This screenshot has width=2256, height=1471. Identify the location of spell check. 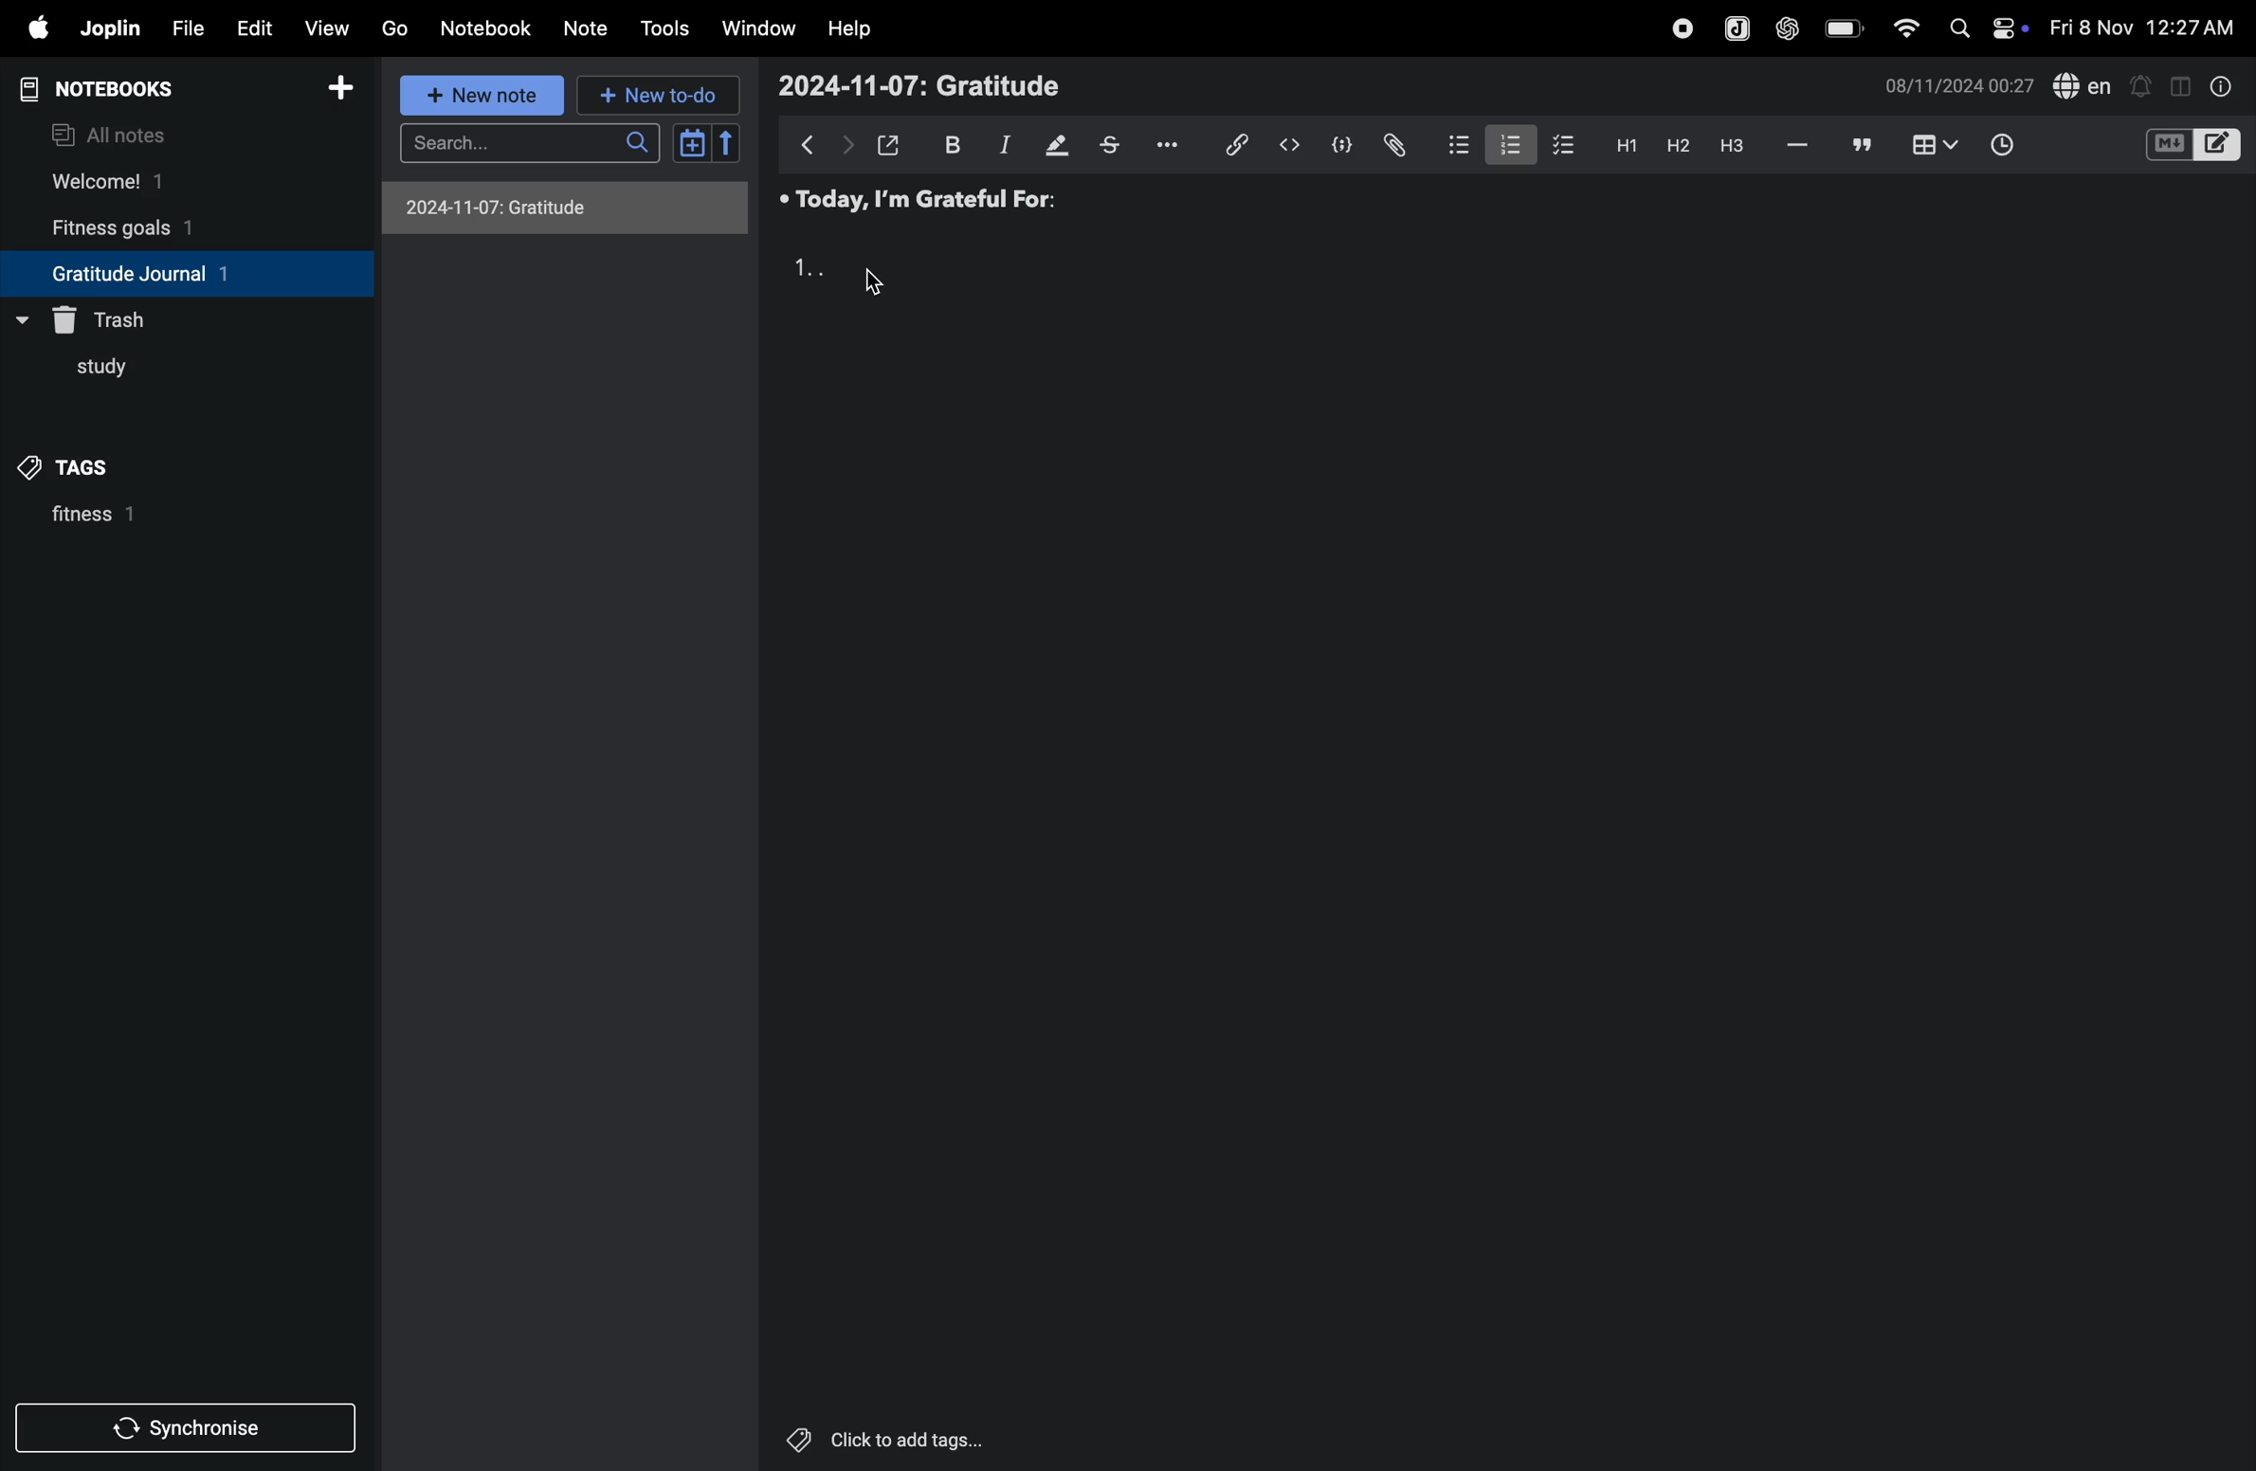
(2084, 84).